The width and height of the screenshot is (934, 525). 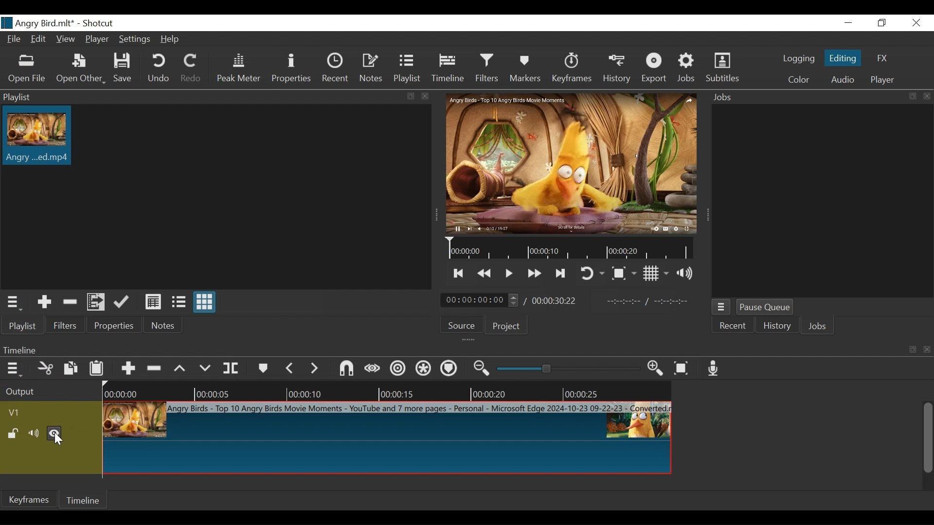 I want to click on Timeline, so click(x=448, y=68).